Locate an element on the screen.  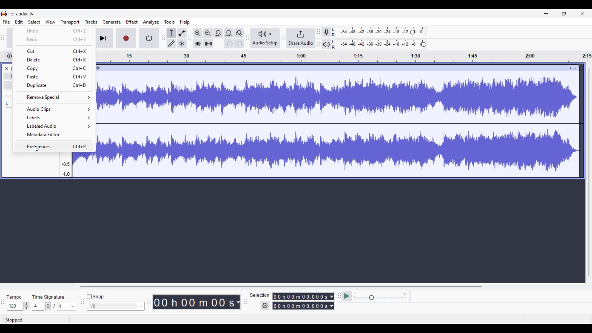
Playback level is located at coordinates (375, 44).